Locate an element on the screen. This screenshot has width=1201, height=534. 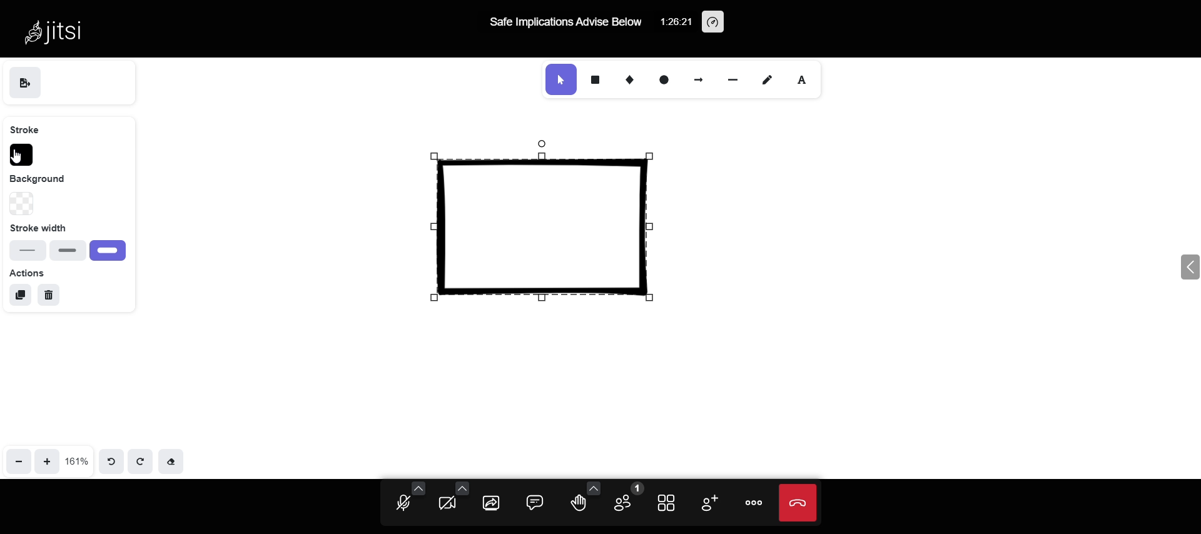
participants is located at coordinates (627, 498).